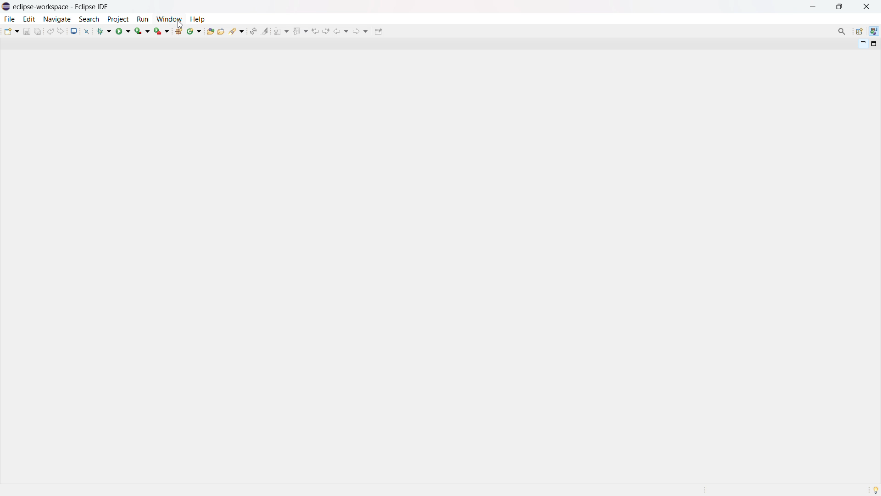 The image size is (881, 496). What do you see at coordinates (6, 7) in the screenshot?
I see `logo` at bounding box center [6, 7].